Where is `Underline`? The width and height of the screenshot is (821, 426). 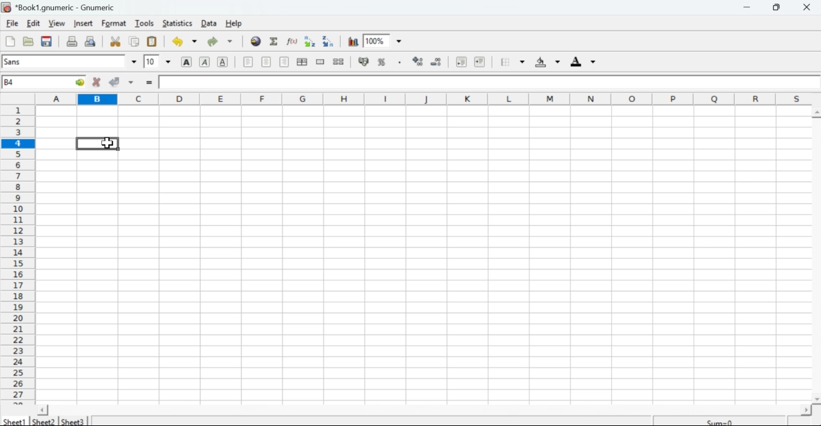 Underline is located at coordinates (224, 62).